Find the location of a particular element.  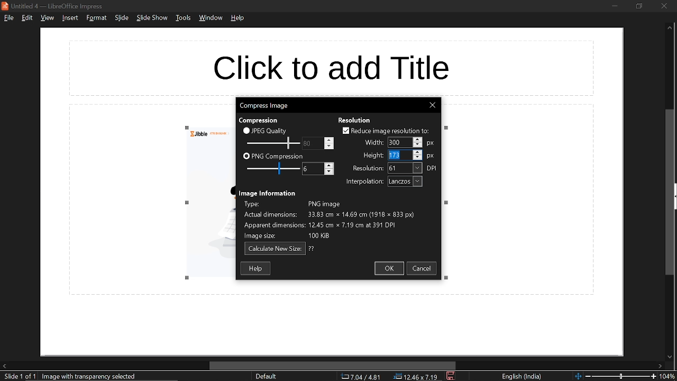

move left is located at coordinates (4, 366).